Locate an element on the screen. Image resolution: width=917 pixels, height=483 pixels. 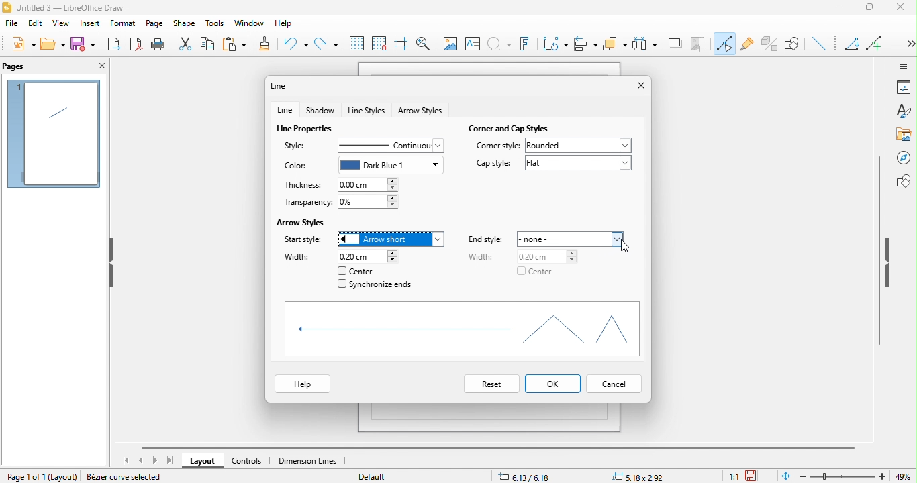
end style is located at coordinates (489, 239).